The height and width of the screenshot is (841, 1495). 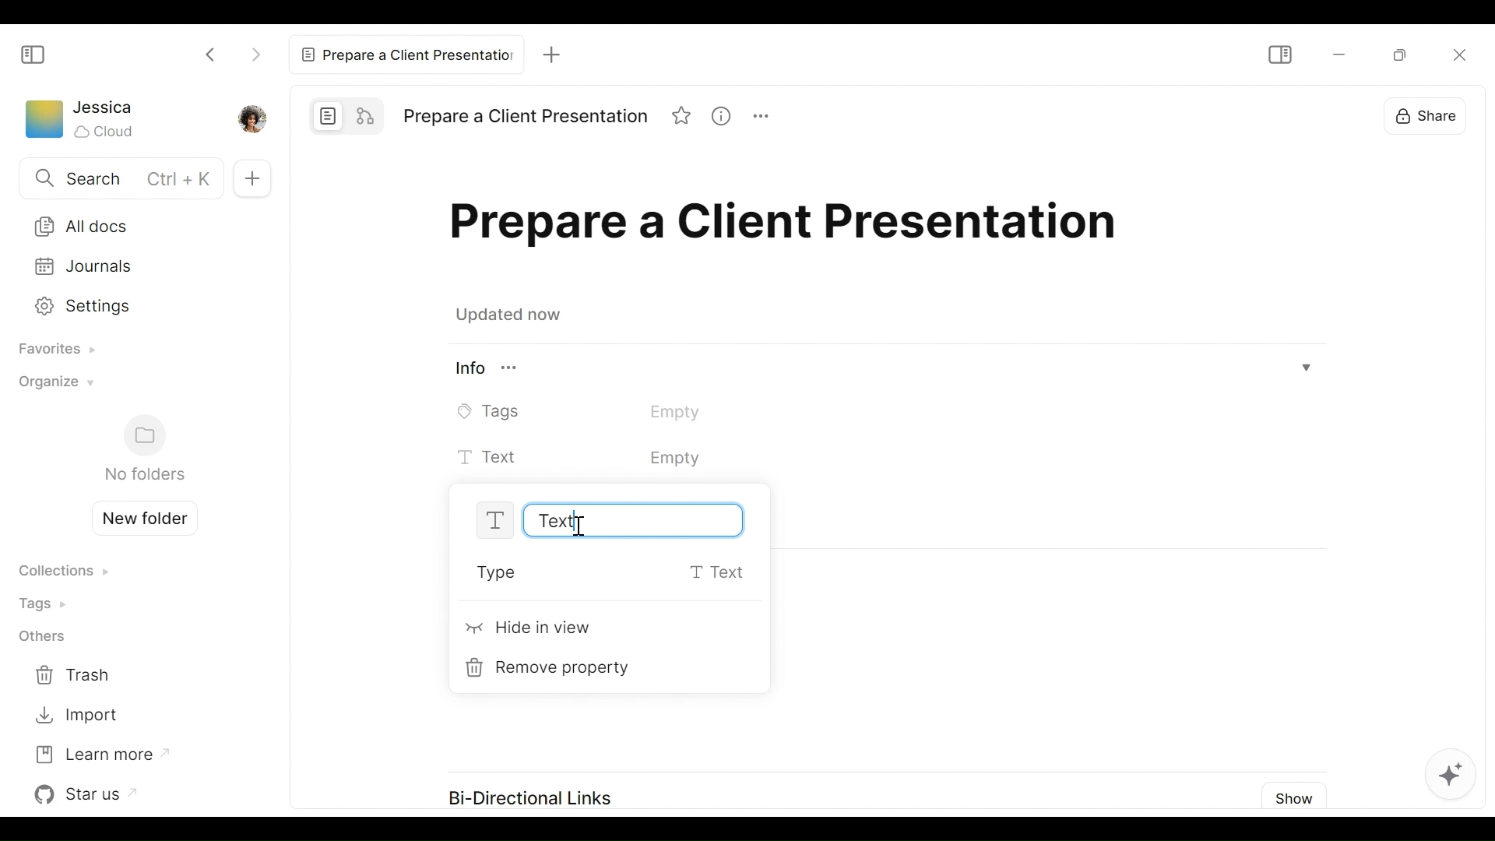 What do you see at coordinates (143, 449) in the screenshot?
I see `Folders` at bounding box center [143, 449].